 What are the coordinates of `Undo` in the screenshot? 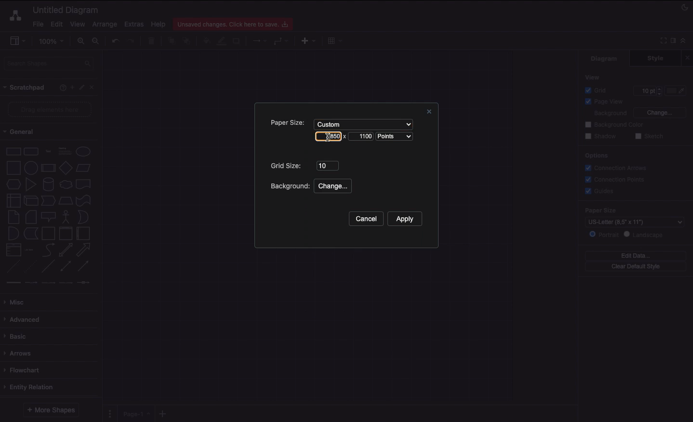 It's located at (115, 40).